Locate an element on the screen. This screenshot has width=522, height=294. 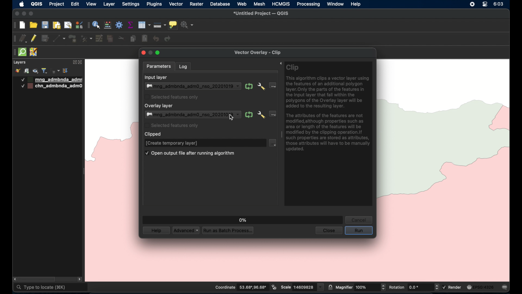
edit is located at coordinates (75, 4).